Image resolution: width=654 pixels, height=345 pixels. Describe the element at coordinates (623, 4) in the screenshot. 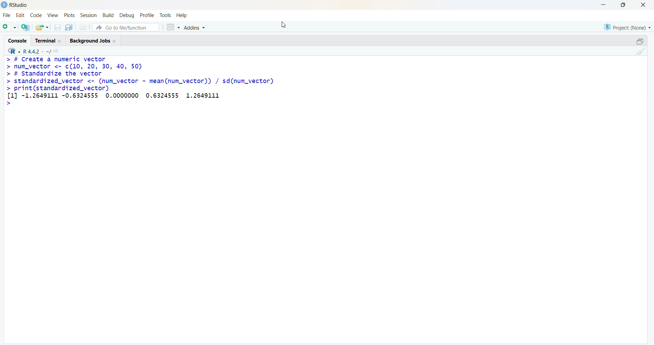

I see `maximise` at that location.